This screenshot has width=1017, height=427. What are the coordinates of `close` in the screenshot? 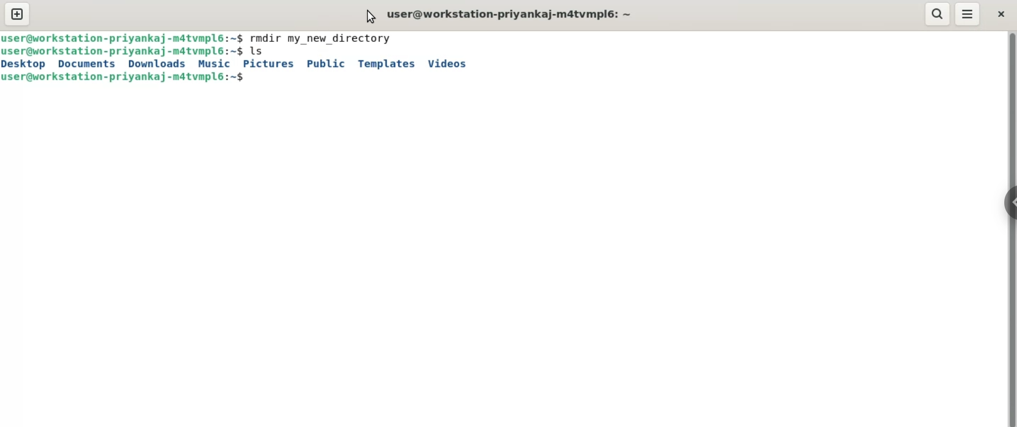 It's located at (1001, 14).